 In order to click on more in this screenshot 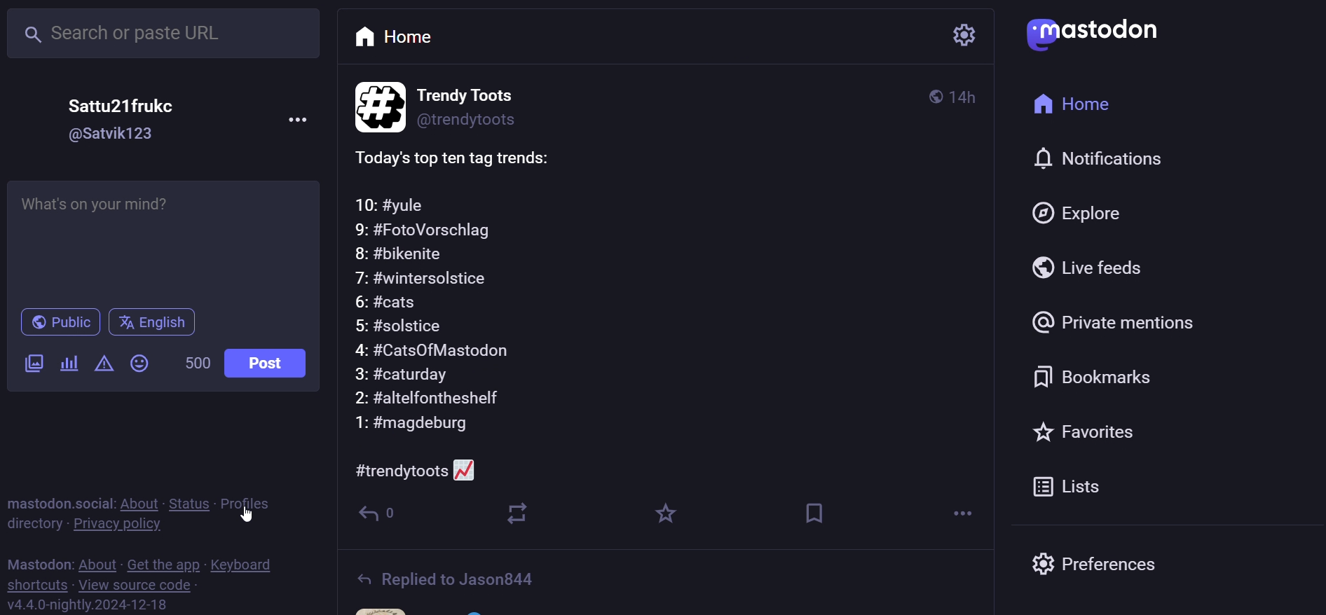, I will do `click(301, 120)`.